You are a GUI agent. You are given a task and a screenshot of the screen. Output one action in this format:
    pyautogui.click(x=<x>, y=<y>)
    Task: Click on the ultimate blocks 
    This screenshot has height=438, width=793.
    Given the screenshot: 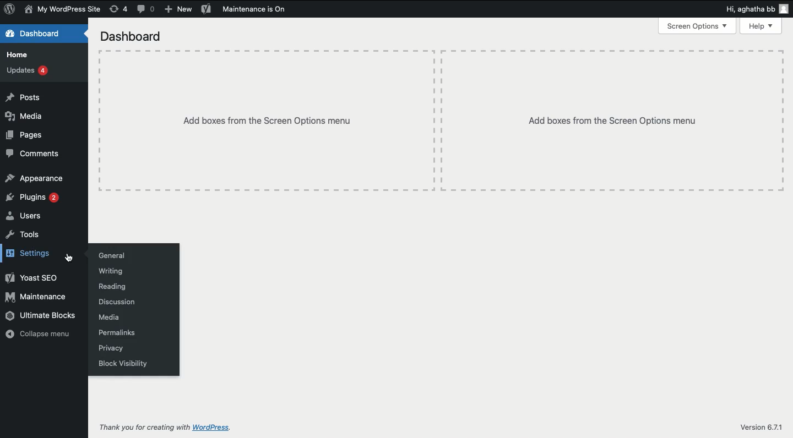 What is the action you would take?
    pyautogui.click(x=42, y=317)
    